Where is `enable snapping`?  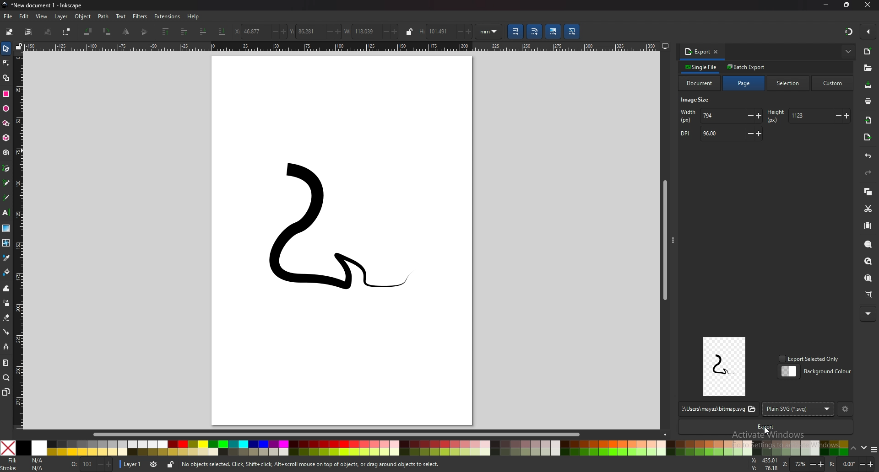
enable snapping is located at coordinates (868, 32).